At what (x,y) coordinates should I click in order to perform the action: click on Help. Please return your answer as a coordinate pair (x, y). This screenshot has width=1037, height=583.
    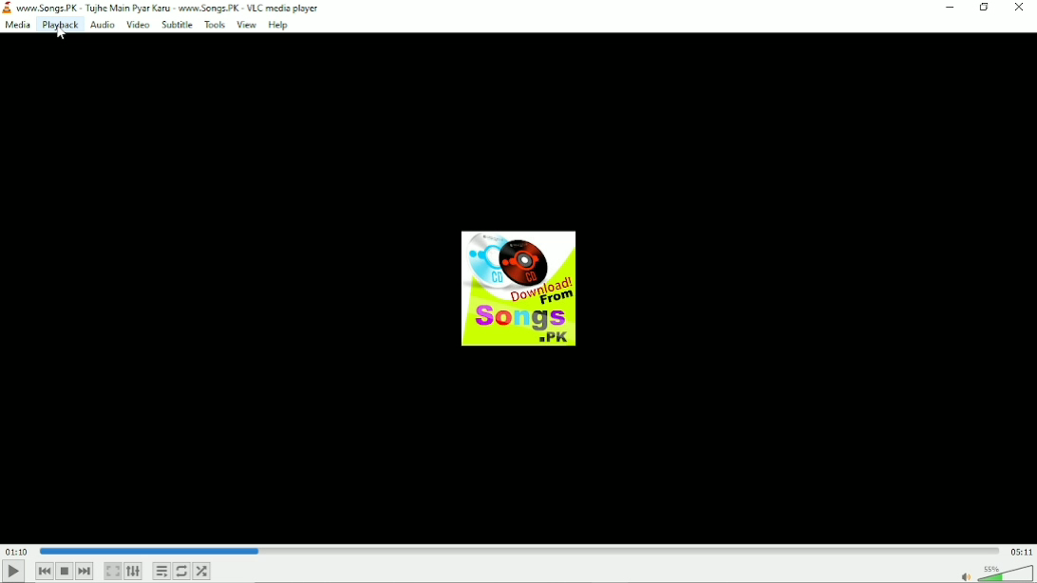
    Looking at the image, I should click on (280, 26).